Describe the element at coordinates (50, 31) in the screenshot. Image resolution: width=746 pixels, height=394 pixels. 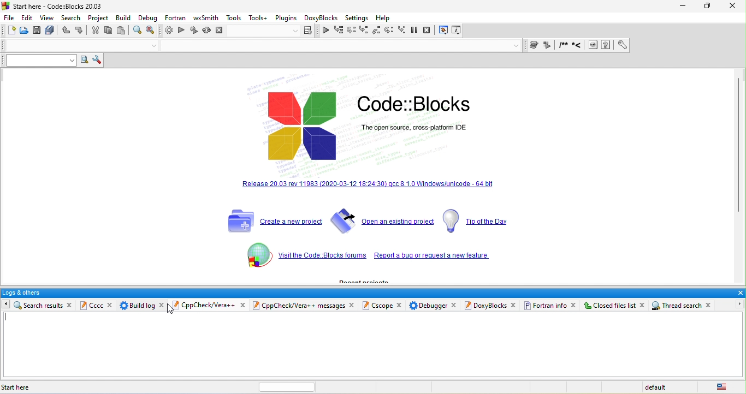
I see `save everything` at that location.